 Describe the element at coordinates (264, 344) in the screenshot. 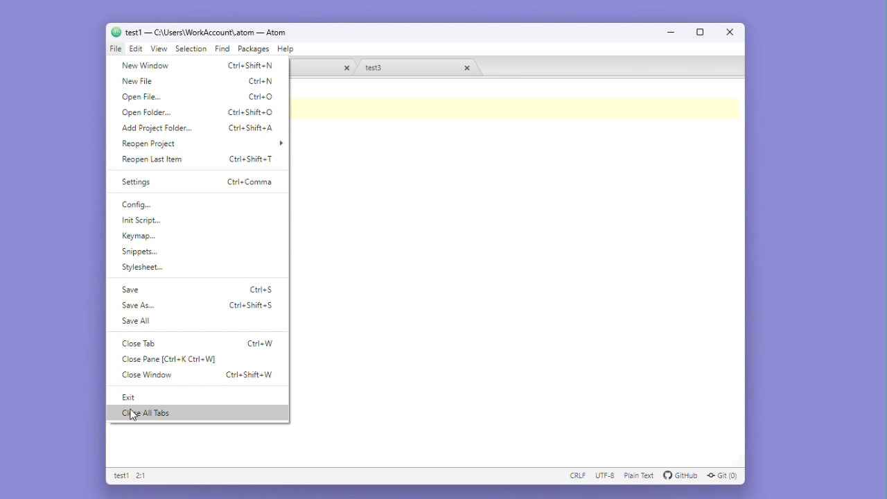

I see `ctrl+w` at that location.